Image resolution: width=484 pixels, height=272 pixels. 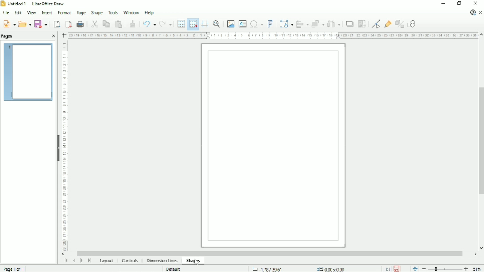 What do you see at coordinates (472, 13) in the screenshot?
I see `Update available` at bounding box center [472, 13].